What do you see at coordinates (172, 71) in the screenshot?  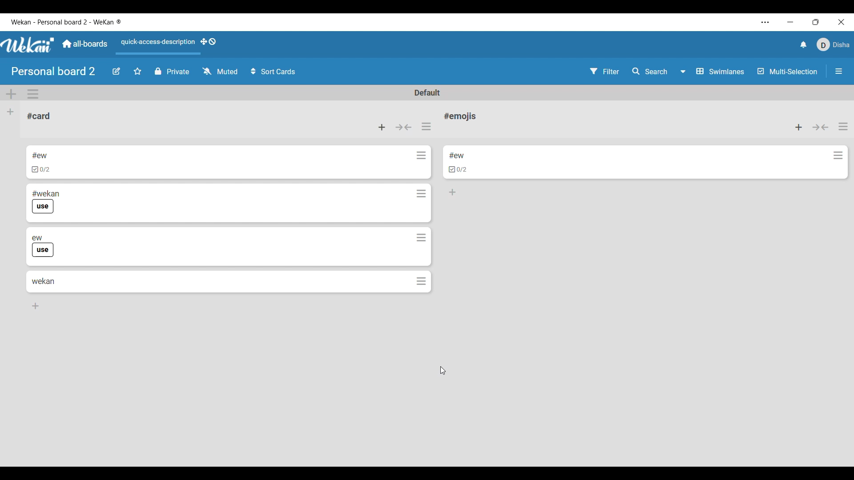 I see `Privacy of board` at bounding box center [172, 71].